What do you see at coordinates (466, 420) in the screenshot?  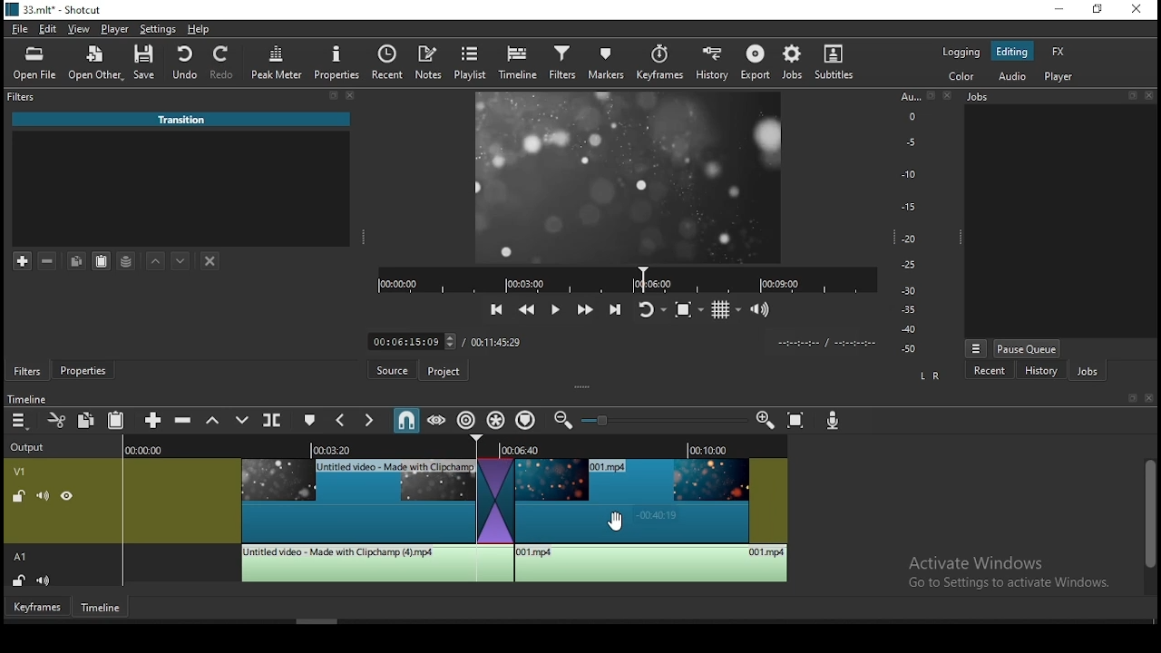 I see `ripple` at bounding box center [466, 420].